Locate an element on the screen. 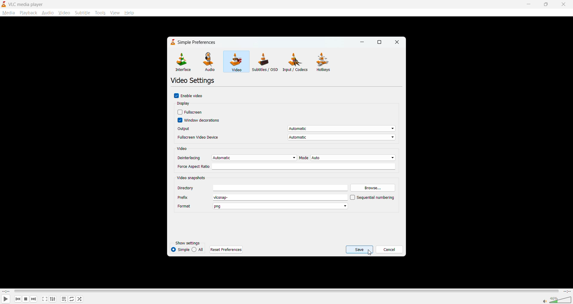 The image size is (573, 304). maximize is located at coordinates (546, 5).